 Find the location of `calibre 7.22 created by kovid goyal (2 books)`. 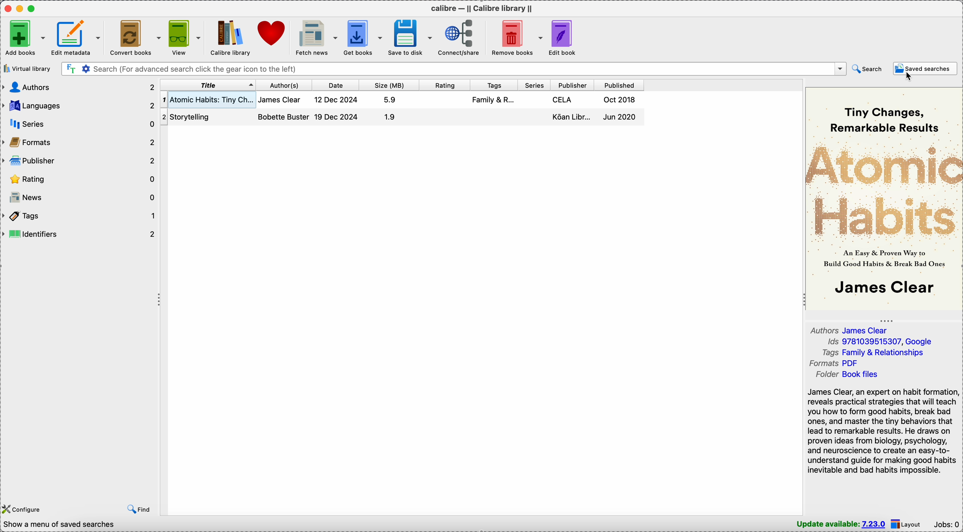

calibre 7.22 created by kovid goyal (2 books) is located at coordinates (86, 526).